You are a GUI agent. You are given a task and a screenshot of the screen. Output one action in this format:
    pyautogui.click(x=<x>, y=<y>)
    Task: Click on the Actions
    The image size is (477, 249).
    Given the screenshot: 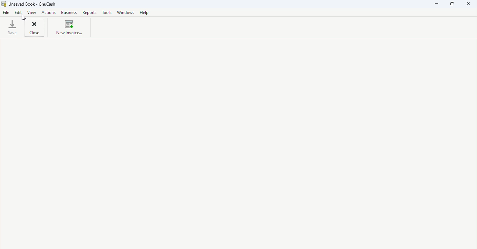 What is the action you would take?
    pyautogui.click(x=49, y=13)
    